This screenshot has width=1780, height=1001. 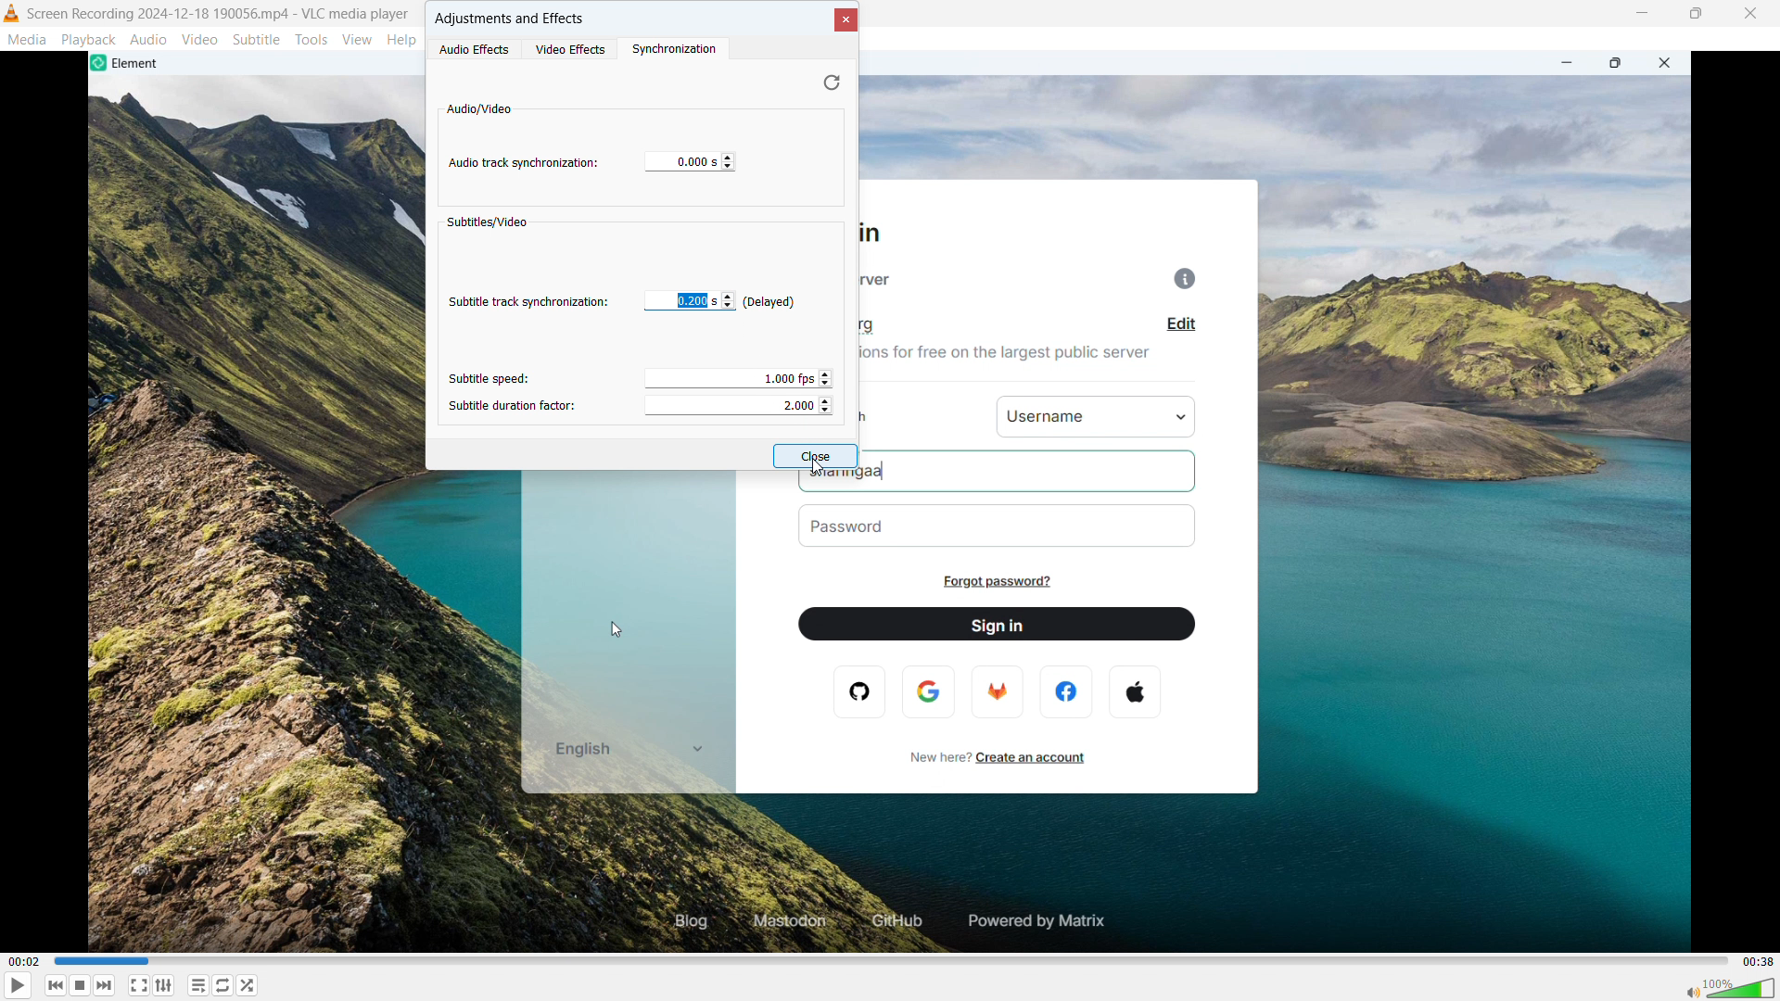 I want to click on forward or next media, so click(x=105, y=985).